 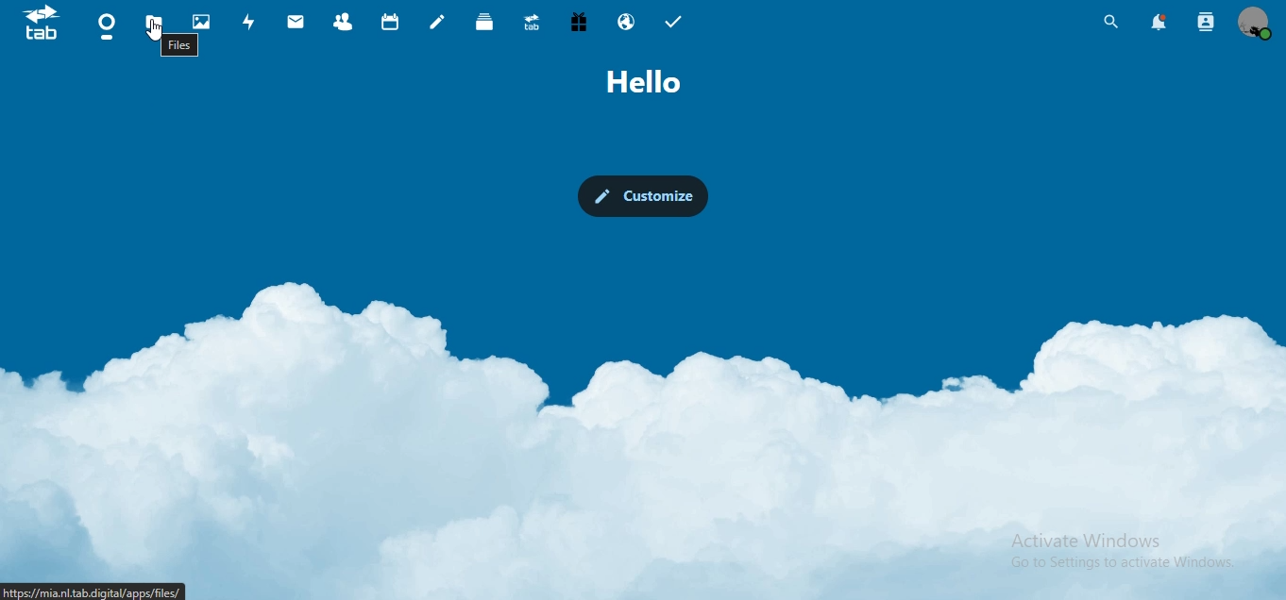 What do you see at coordinates (627, 24) in the screenshot?
I see `email hosting` at bounding box center [627, 24].